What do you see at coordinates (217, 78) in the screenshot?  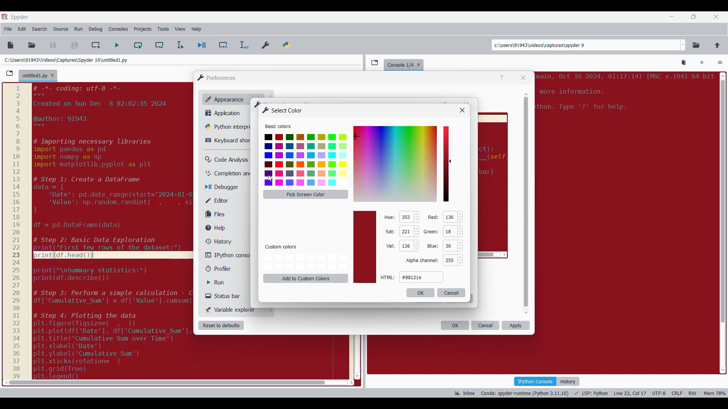 I see `Window logo and title` at bounding box center [217, 78].